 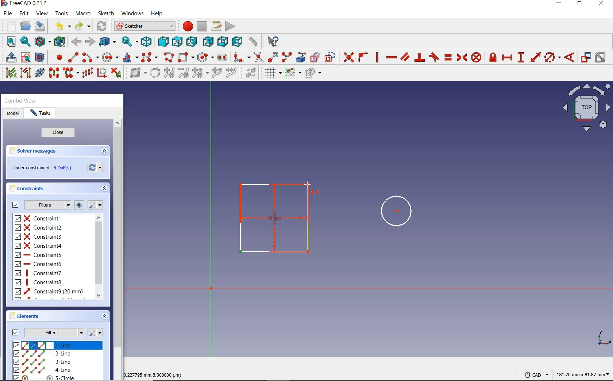 I want to click on decrease B-spline degree, so click(x=183, y=72).